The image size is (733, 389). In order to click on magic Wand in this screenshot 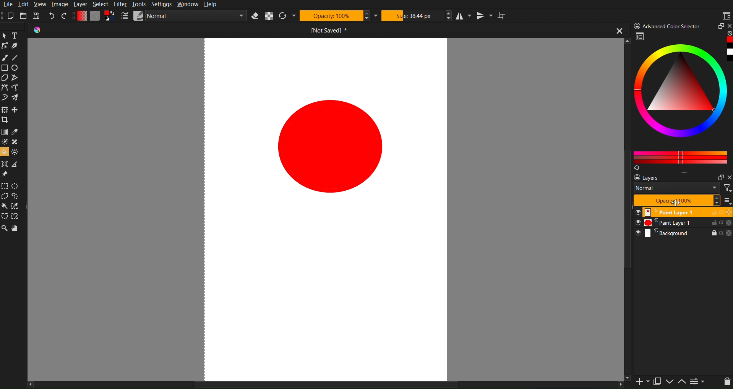, I will do `click(5, 207)`.